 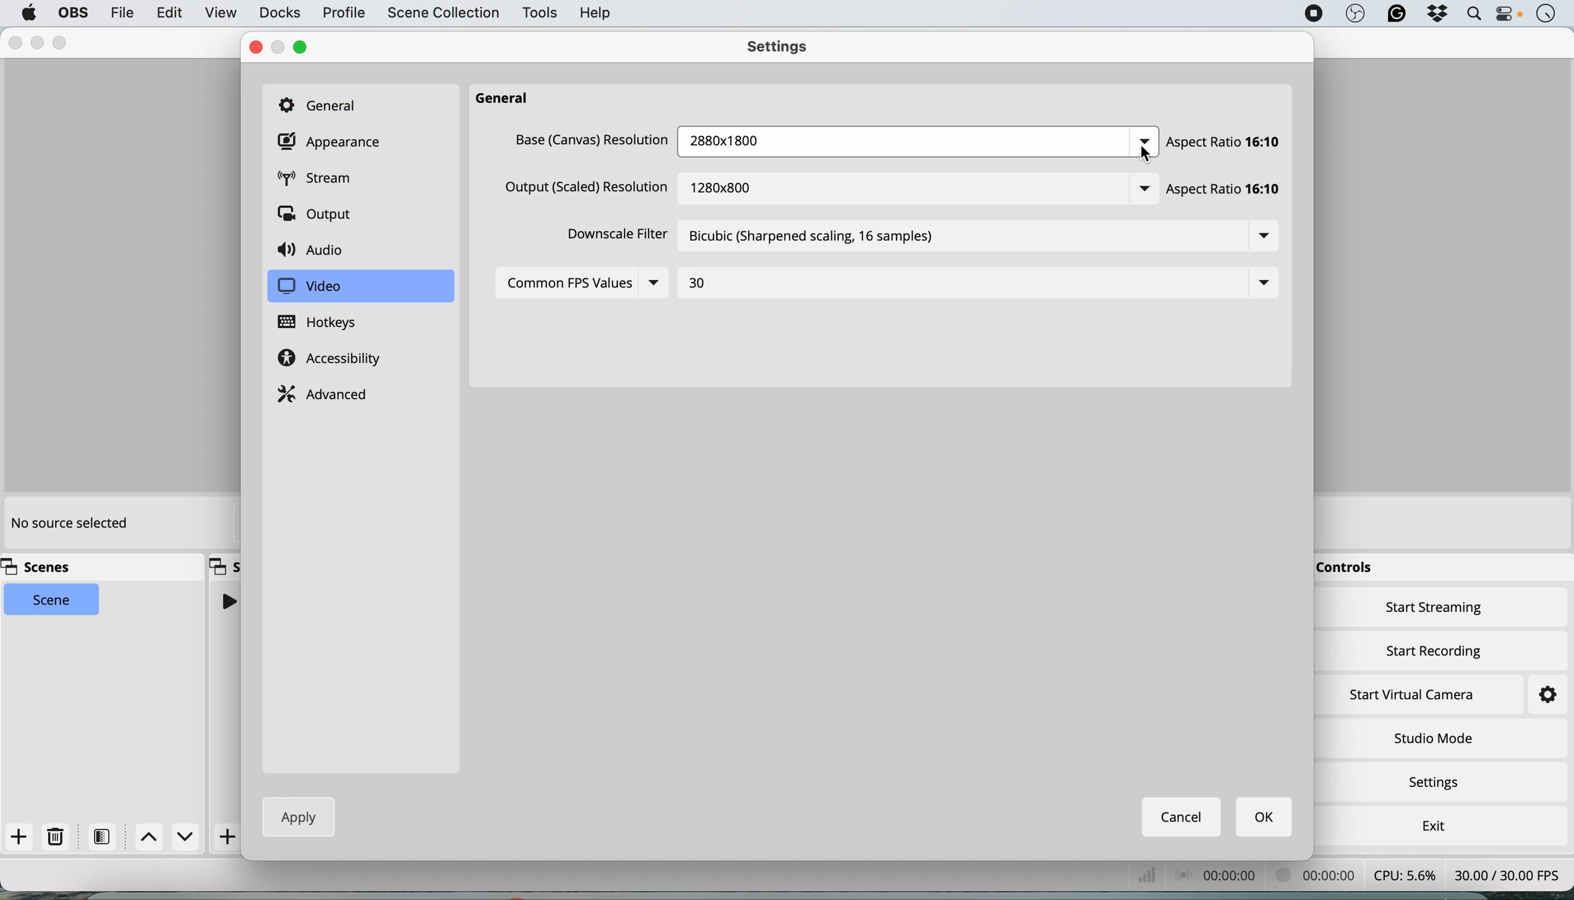 I want to click on maximise, so click(x=306, y=46).